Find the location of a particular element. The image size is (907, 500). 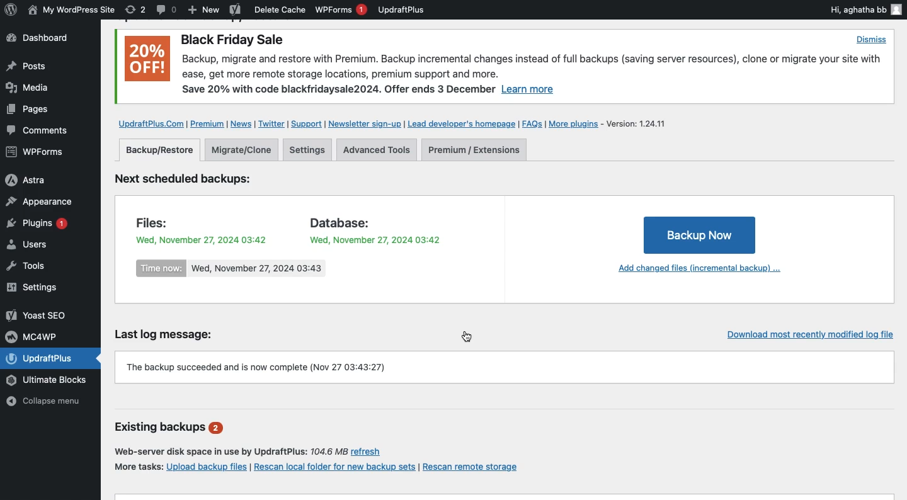

Premium  is located at coordinates (210, 124).